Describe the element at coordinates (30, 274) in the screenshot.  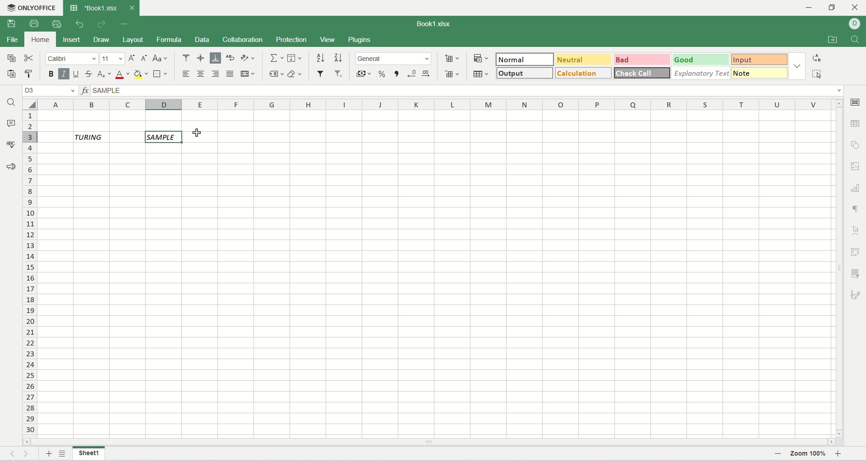
I see `row number` at that location.